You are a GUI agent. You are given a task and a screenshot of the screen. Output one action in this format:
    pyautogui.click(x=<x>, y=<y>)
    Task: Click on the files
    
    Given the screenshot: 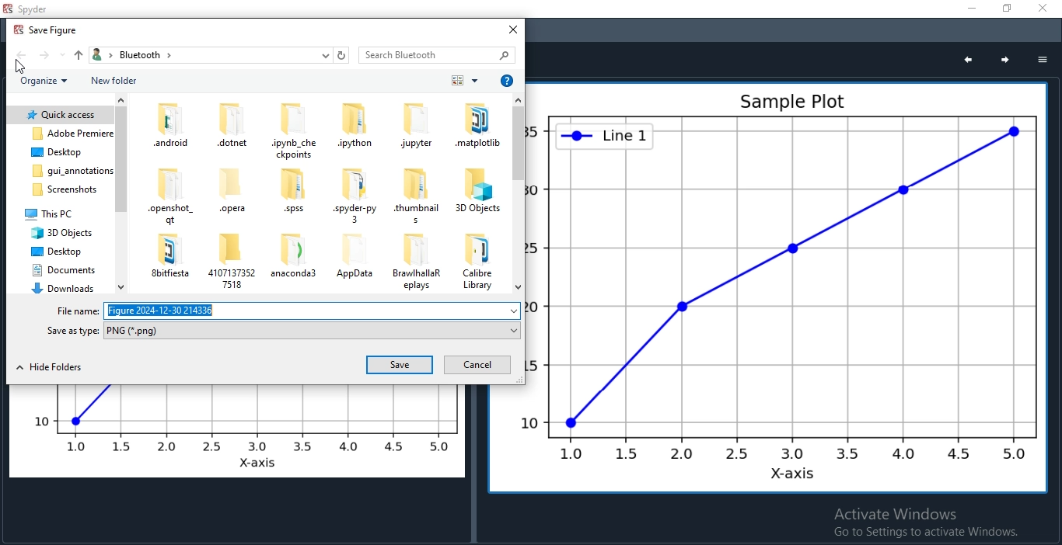 What is the action you would take?
    pyautogui.click(x=353, y=129)
    